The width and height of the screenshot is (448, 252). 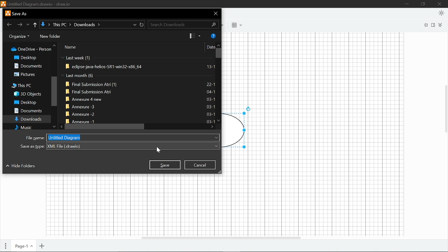 What do you see at coordinates (212, 36) in the screenshot?
I see `Help` at bounding box center [212, 36].